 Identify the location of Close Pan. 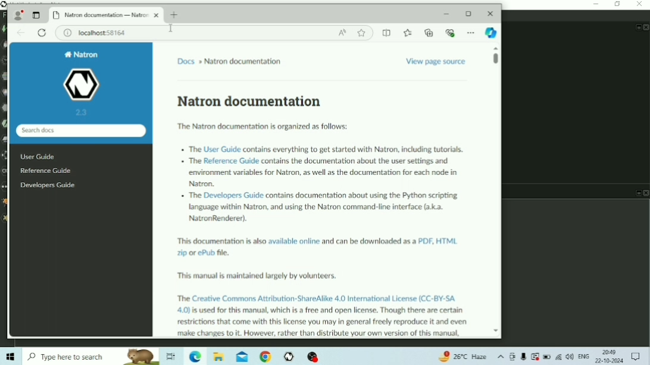
(646, 27).